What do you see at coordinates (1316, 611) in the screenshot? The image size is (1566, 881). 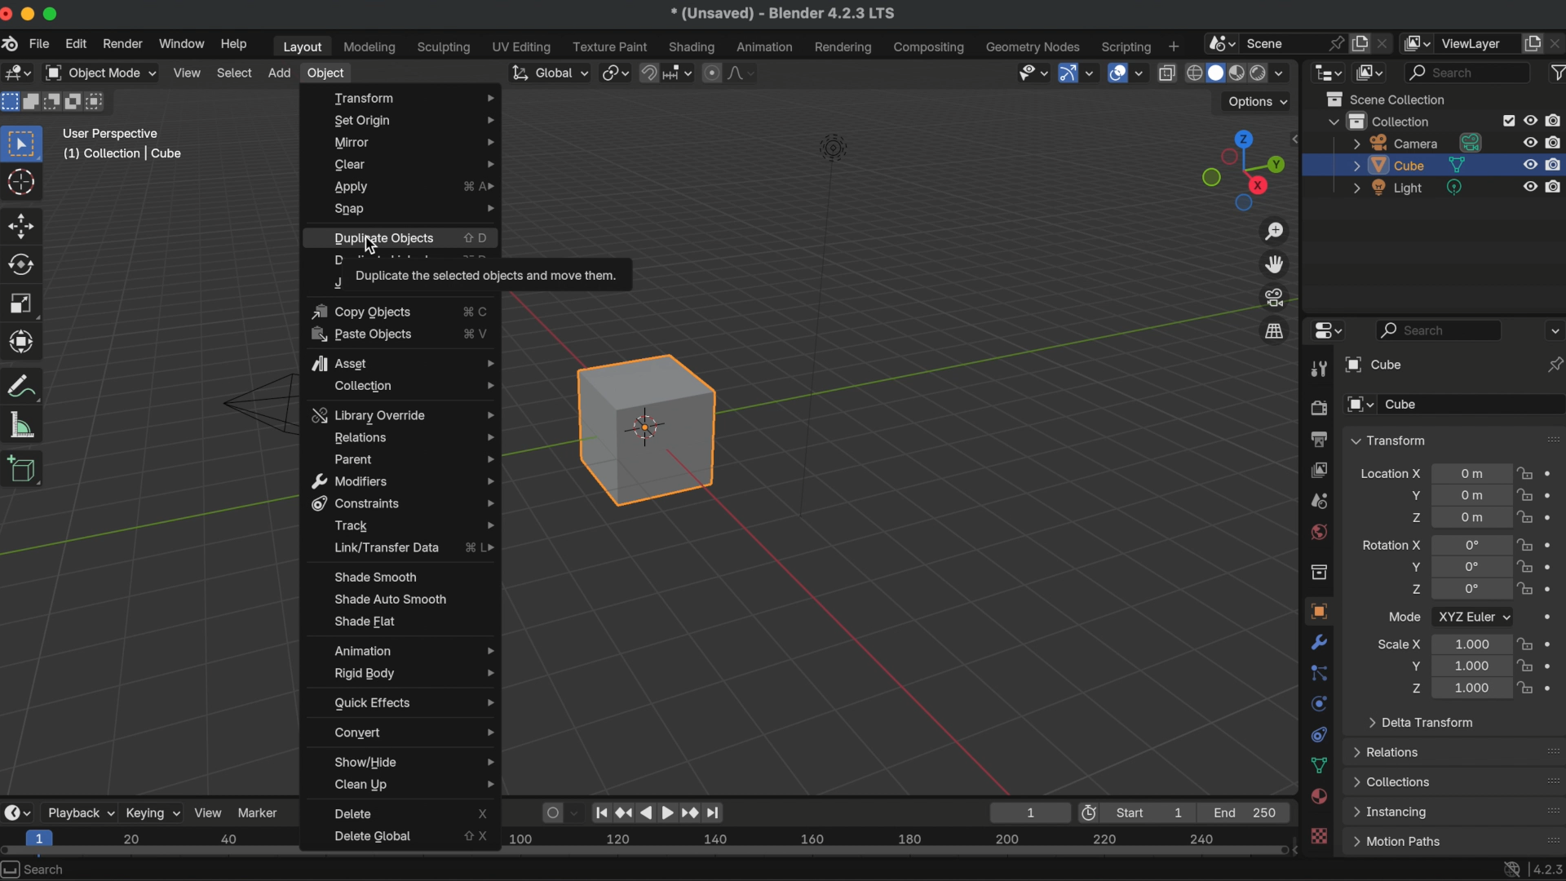 I see `object` at bounding box center [1316, 611].